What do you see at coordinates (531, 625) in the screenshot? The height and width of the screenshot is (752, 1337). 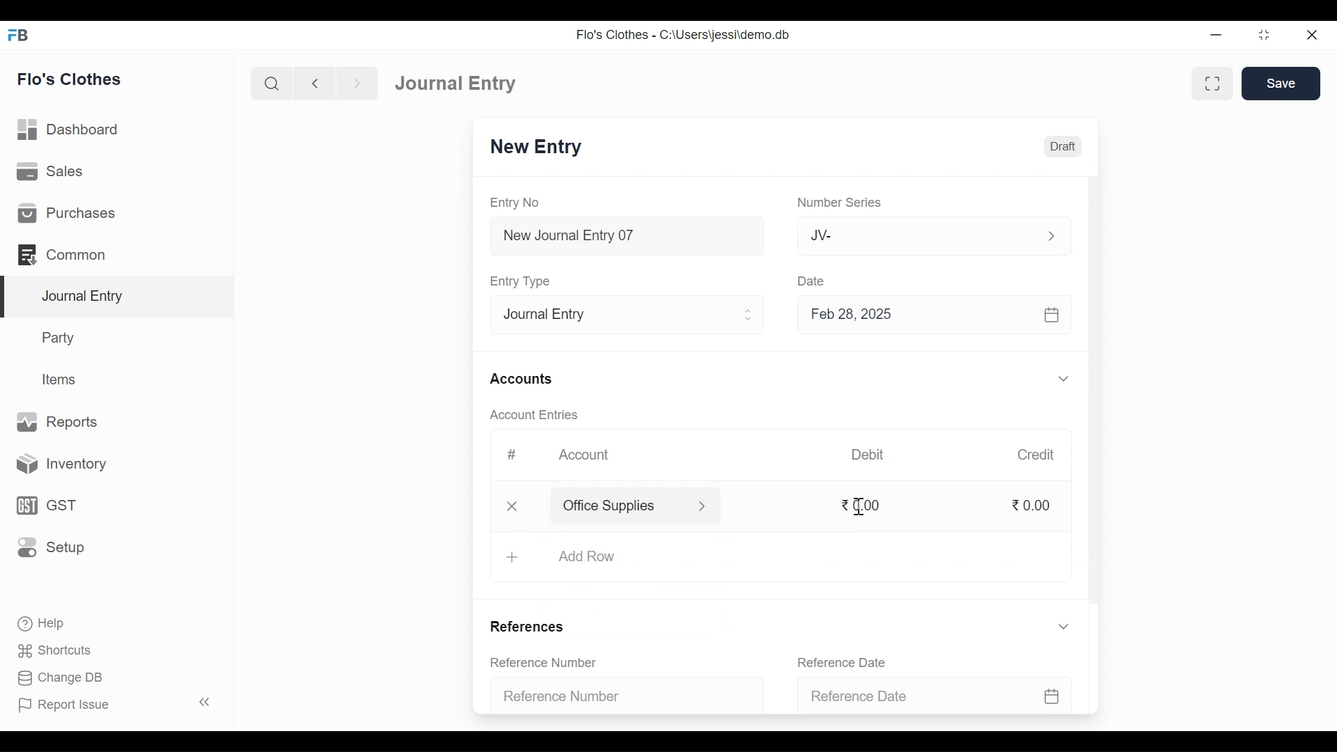 I see `References` at bounding box center [531, 625].